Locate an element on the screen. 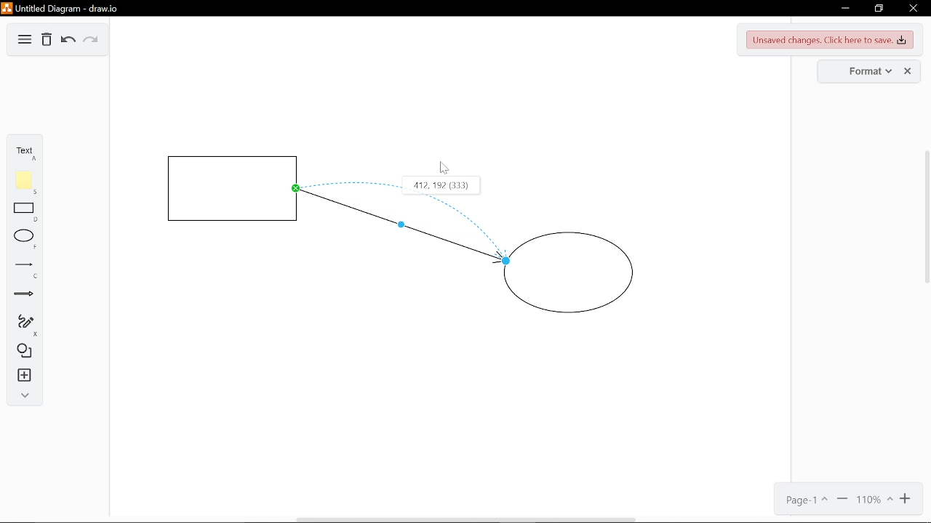 The width and height of the screenshot is (931, 523). Untitled Diagram-draw.io is located at coordinates (60, 7).